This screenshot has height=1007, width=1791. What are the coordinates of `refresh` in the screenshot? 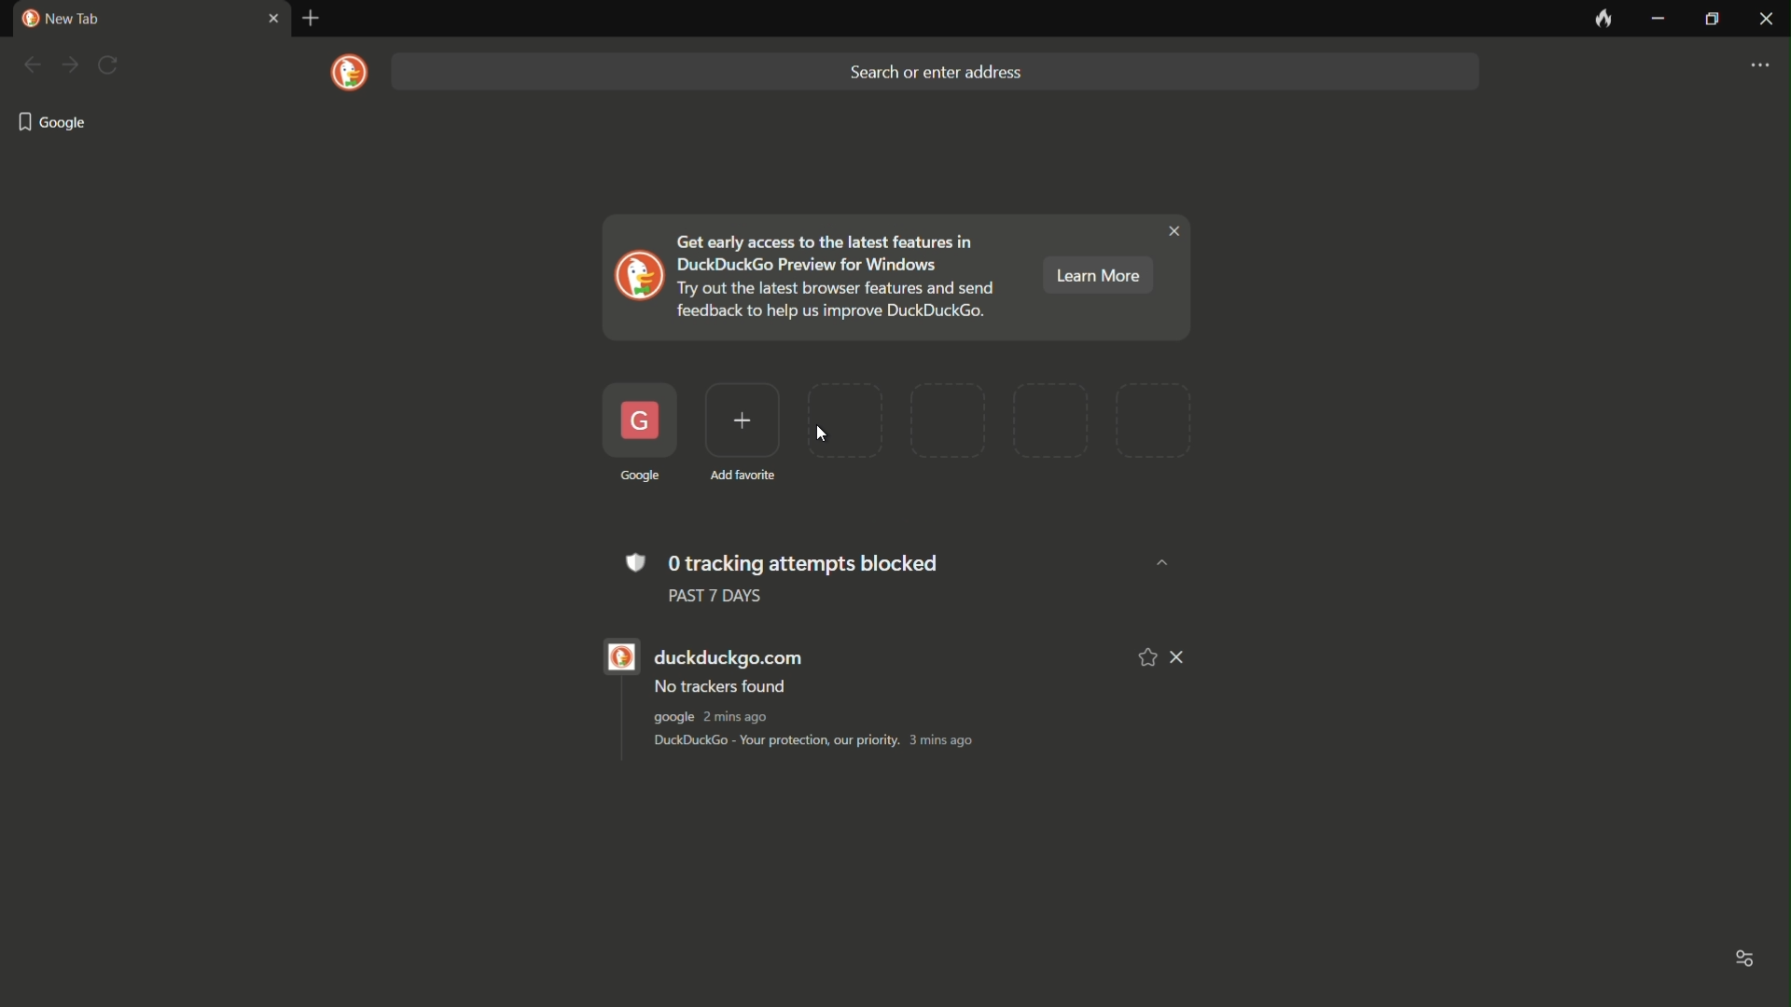 It's located at (108, 65).